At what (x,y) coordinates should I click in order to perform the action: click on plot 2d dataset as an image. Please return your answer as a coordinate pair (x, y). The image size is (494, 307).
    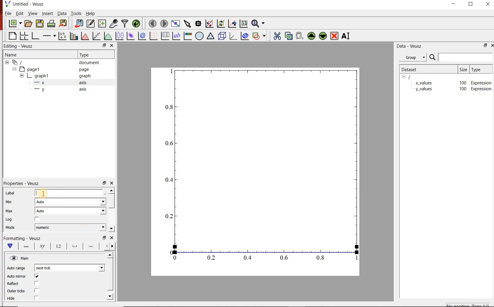
    Looking at the image, I should click on (131, 36).